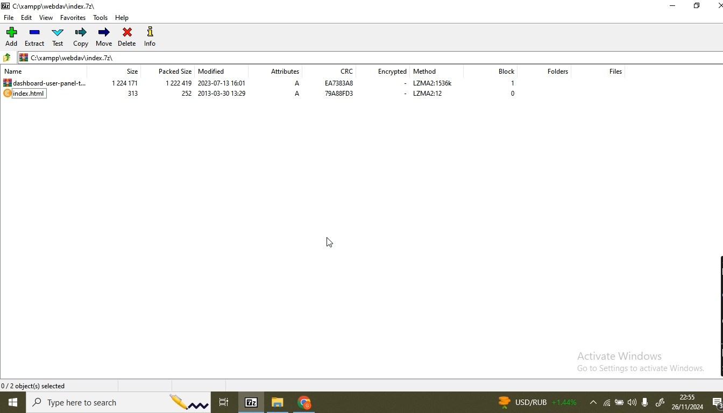  I want to click on file path, so click(370, 55).